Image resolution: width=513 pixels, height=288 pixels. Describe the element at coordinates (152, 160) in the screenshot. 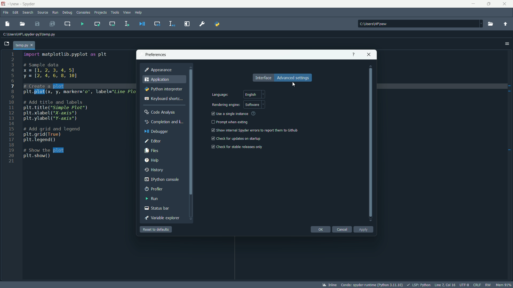

I see `help` at that location.